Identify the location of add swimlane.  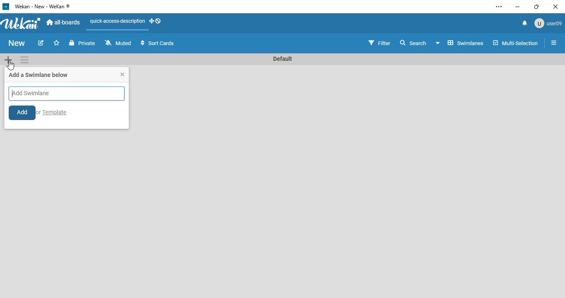
(67, 94).